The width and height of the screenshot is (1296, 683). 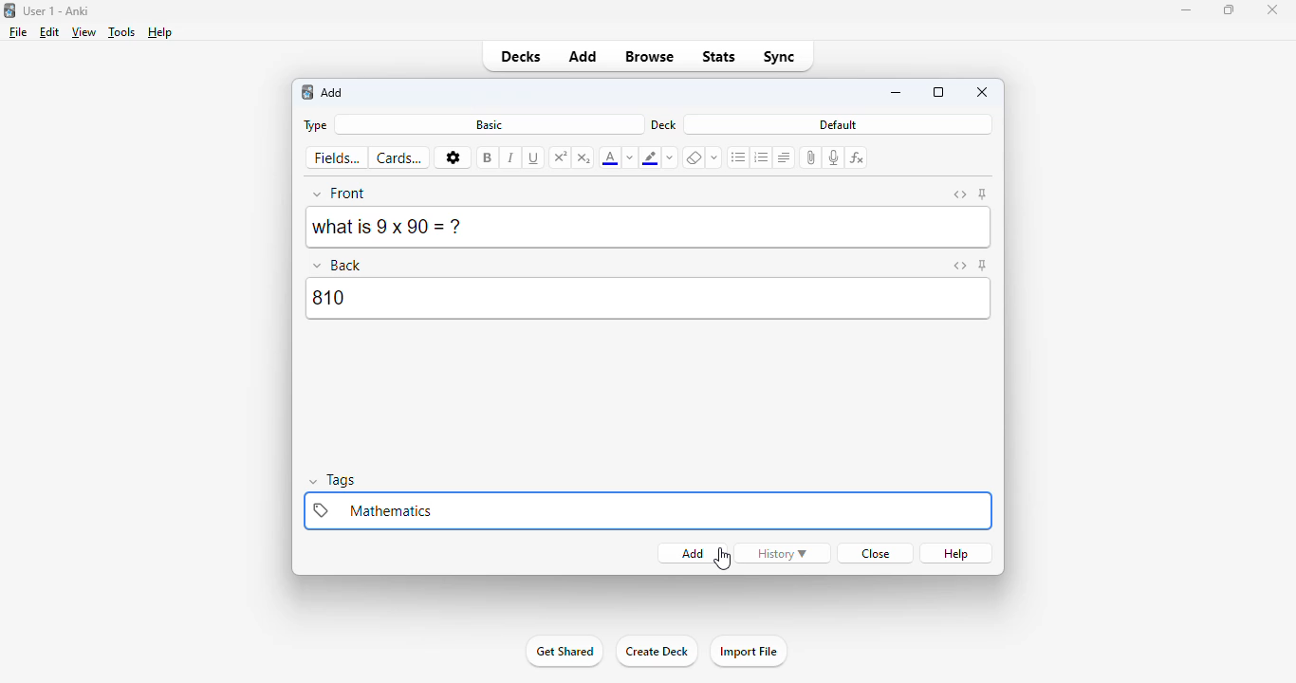 What do you see at coordinates (313, 125) in the screenshot?
I see `type` at bounding box center [313, 125].